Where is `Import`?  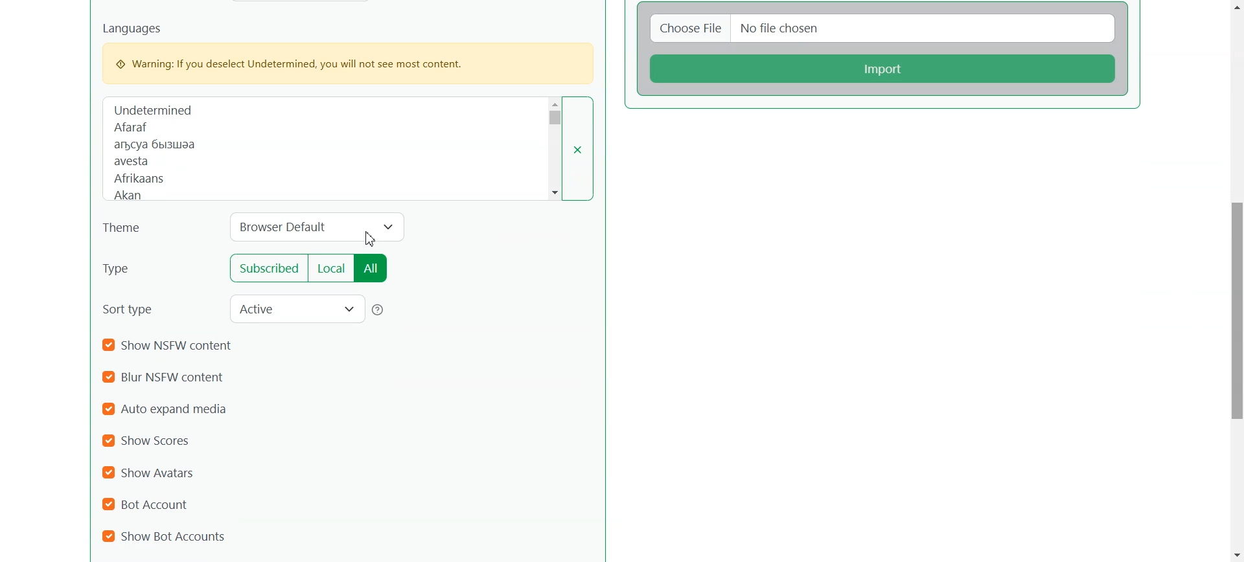 Import is located at coordinates (884, 68).